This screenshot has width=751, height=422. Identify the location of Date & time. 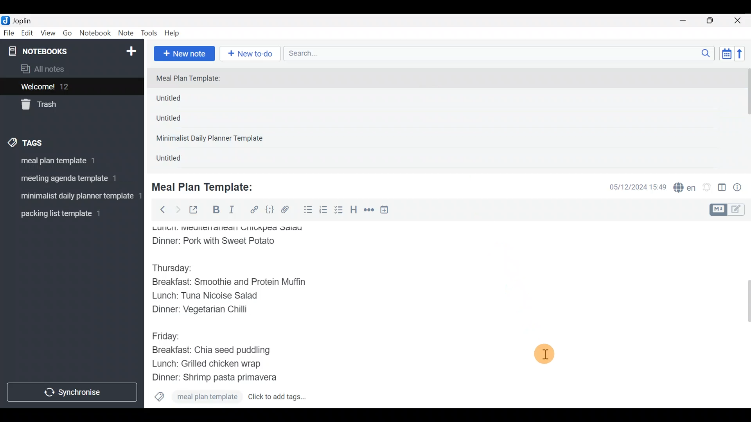
(632, 187).